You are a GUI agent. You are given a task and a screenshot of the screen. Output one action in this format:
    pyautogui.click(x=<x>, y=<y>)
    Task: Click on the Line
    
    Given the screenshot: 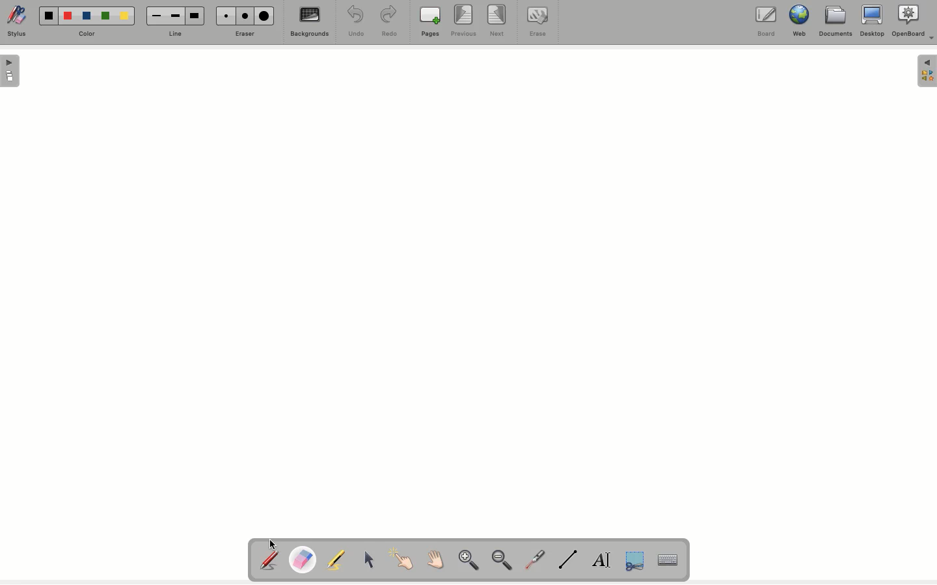 What is the action you would take?
    pyautogui.click(x=179, y=33)
    